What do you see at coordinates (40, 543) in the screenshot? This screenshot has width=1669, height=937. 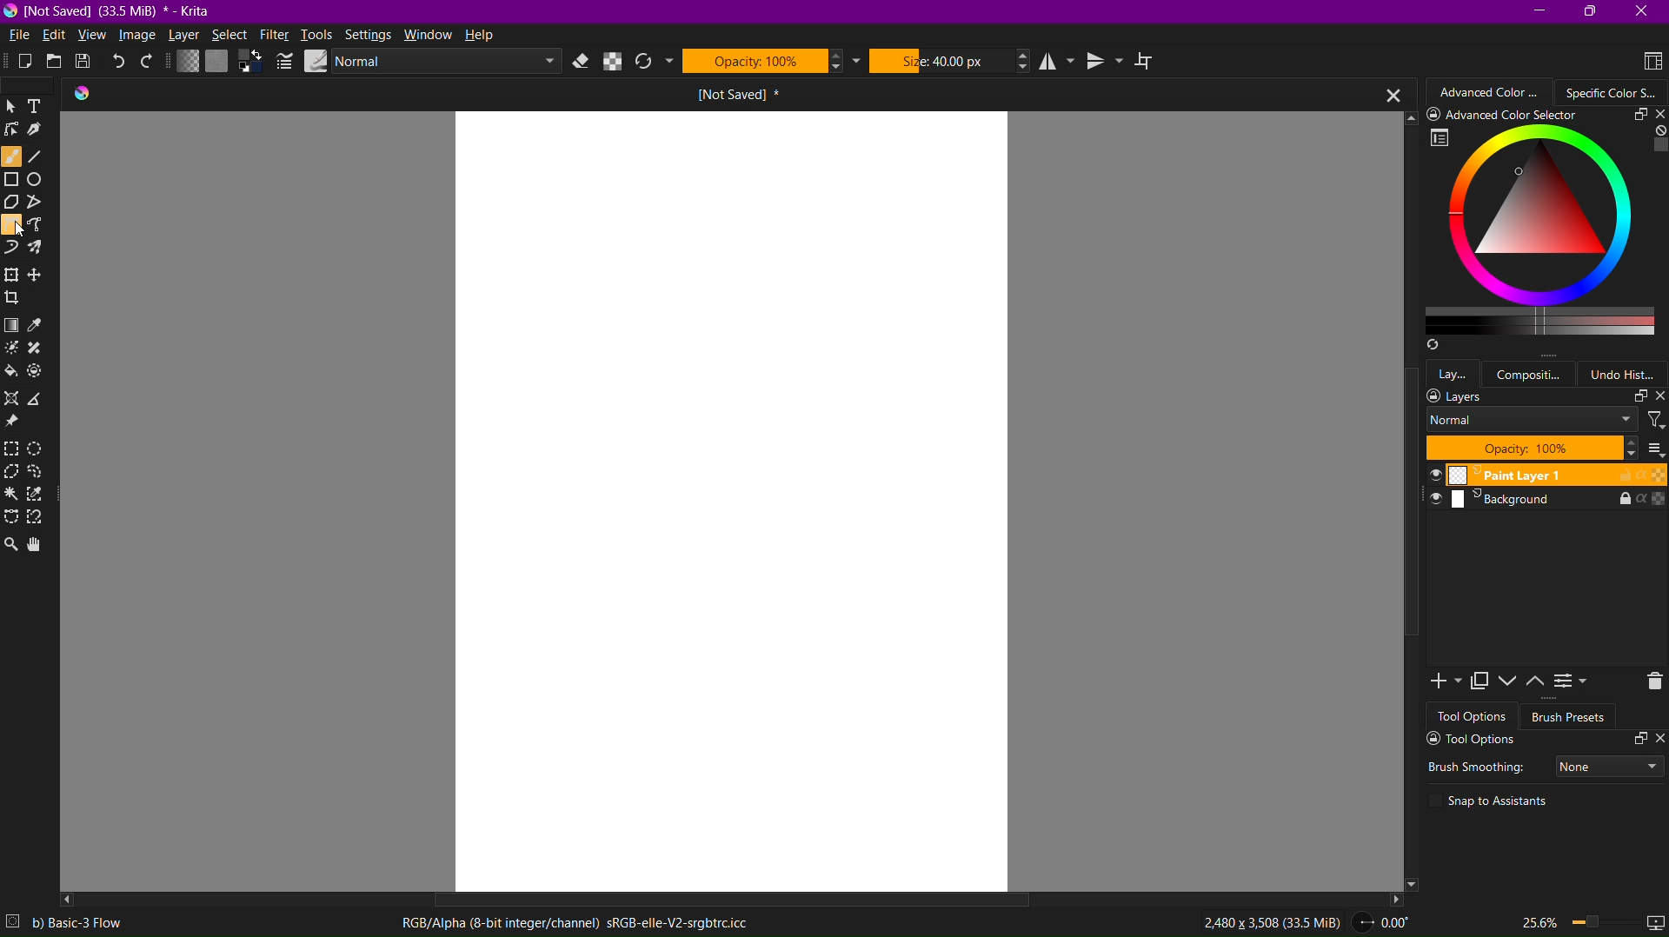 I see `Pan Tool` at bounding box center [40, 543].